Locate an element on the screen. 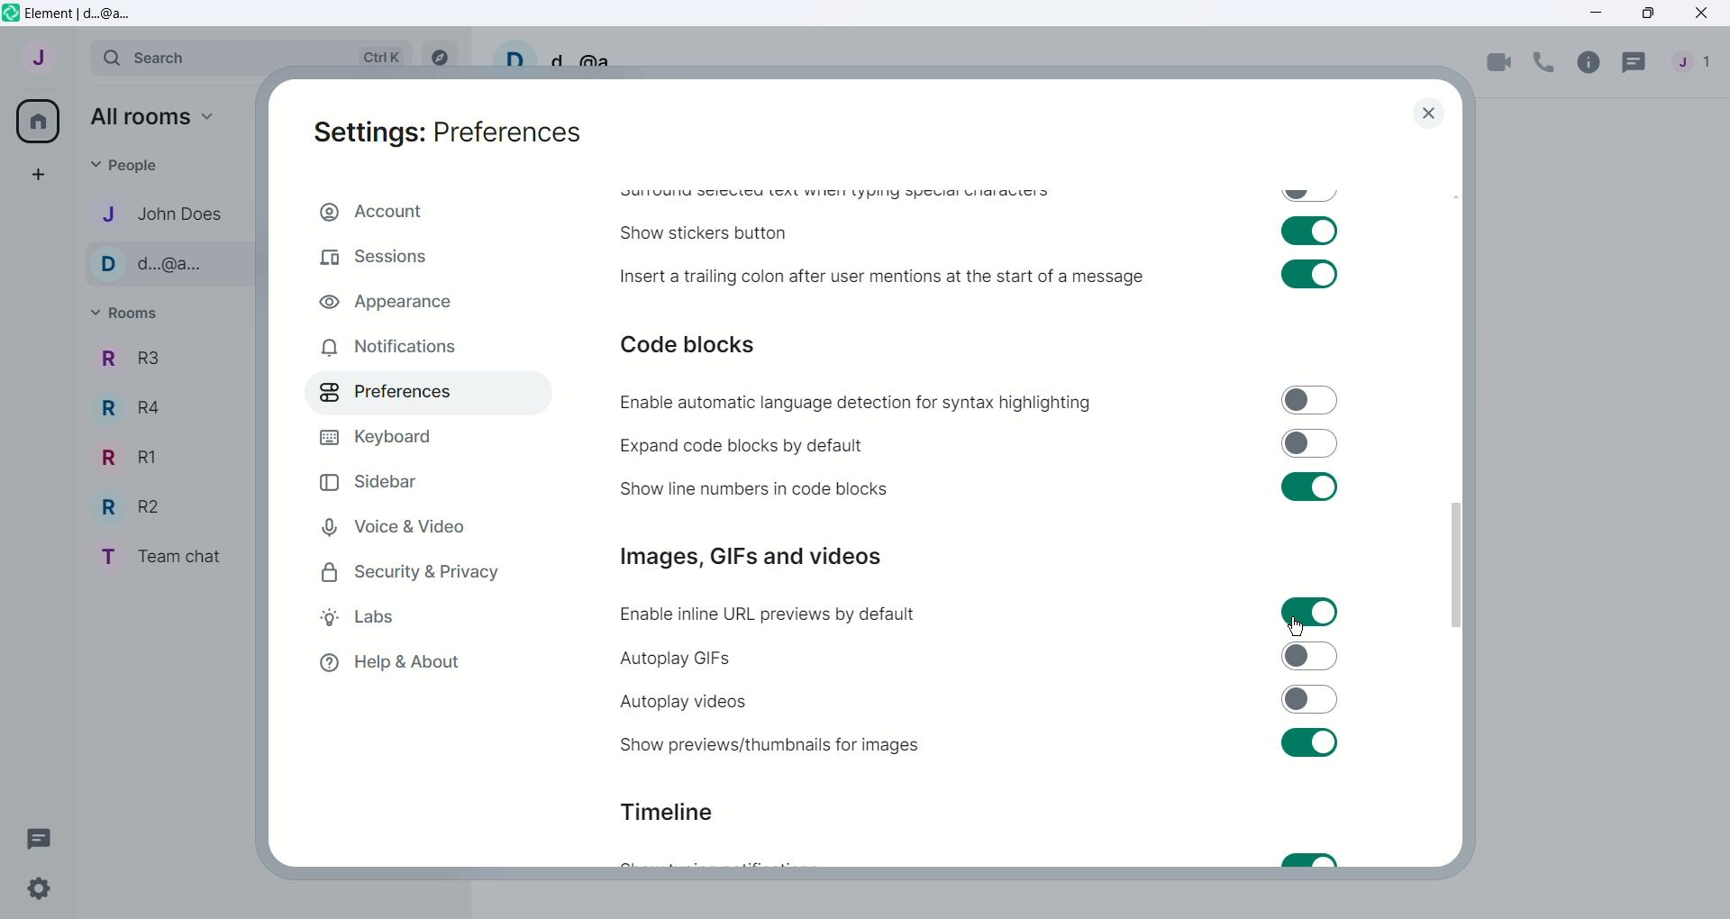  Sidebar is located at coordinates (399, 481).